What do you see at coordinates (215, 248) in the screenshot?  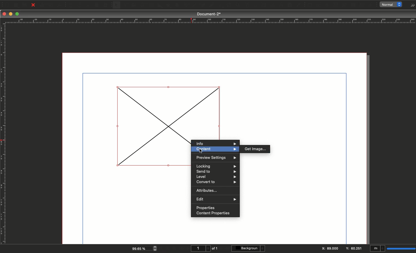 I see `of 1` at bounding box center [215, 248].